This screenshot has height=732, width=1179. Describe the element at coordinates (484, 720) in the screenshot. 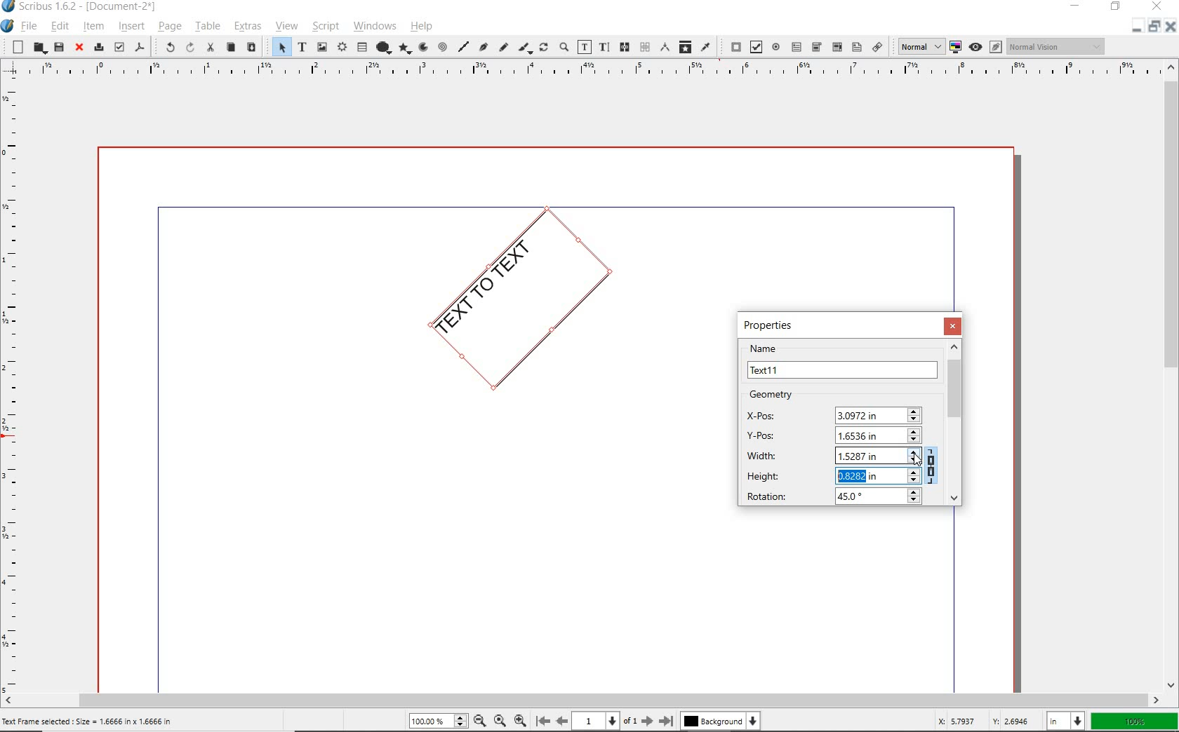

I see `zoom out` at that location.